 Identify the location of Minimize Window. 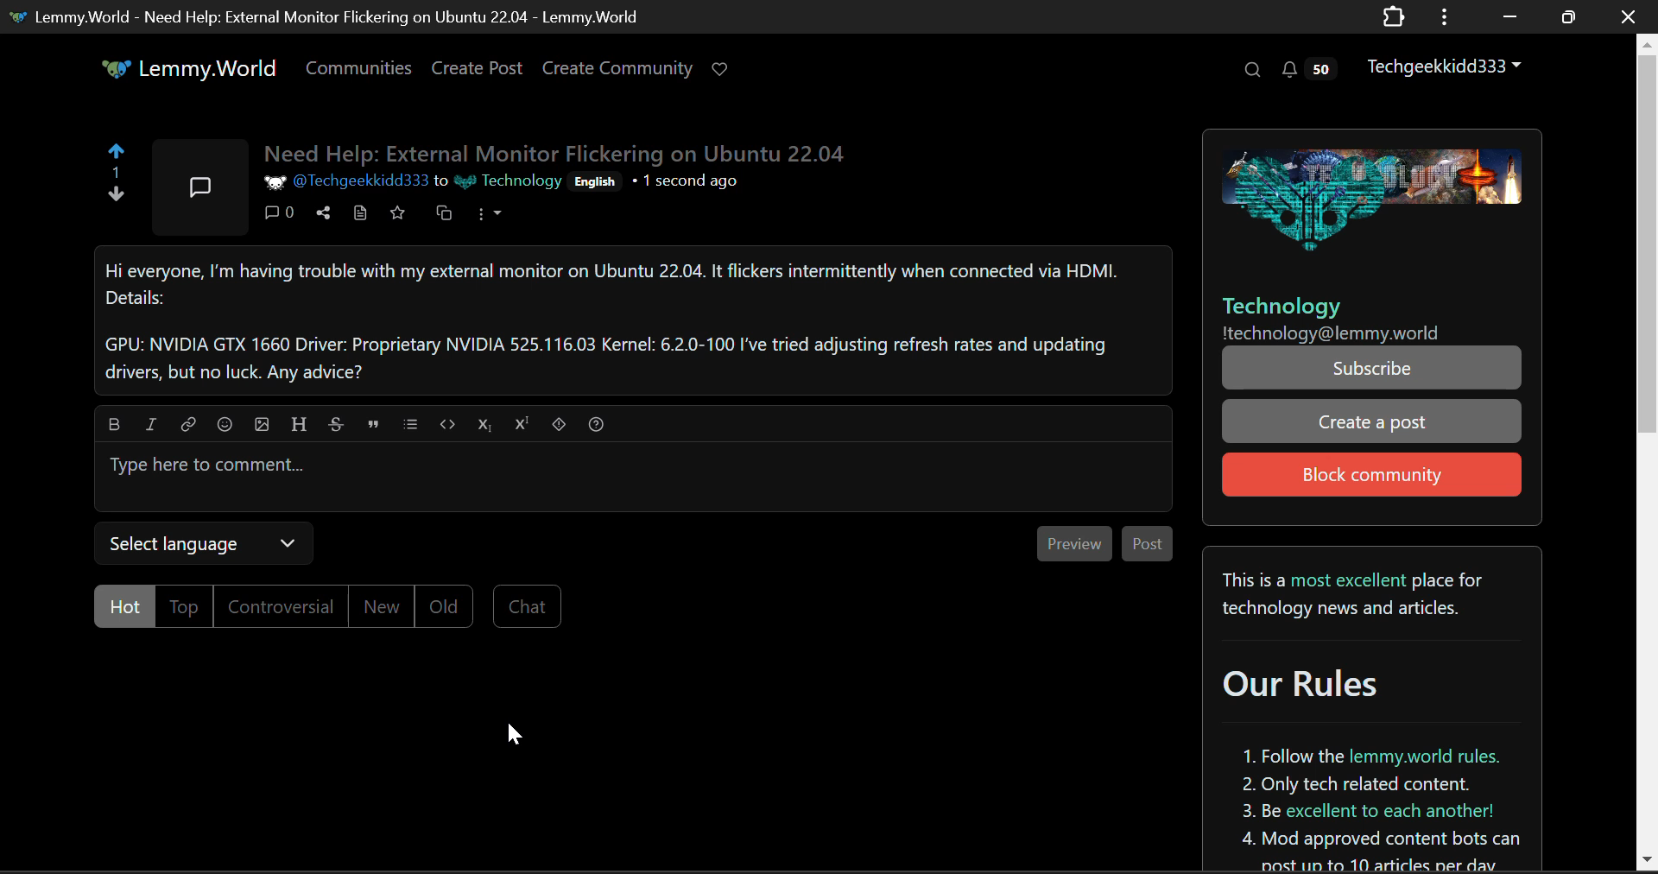
(1566, 18).